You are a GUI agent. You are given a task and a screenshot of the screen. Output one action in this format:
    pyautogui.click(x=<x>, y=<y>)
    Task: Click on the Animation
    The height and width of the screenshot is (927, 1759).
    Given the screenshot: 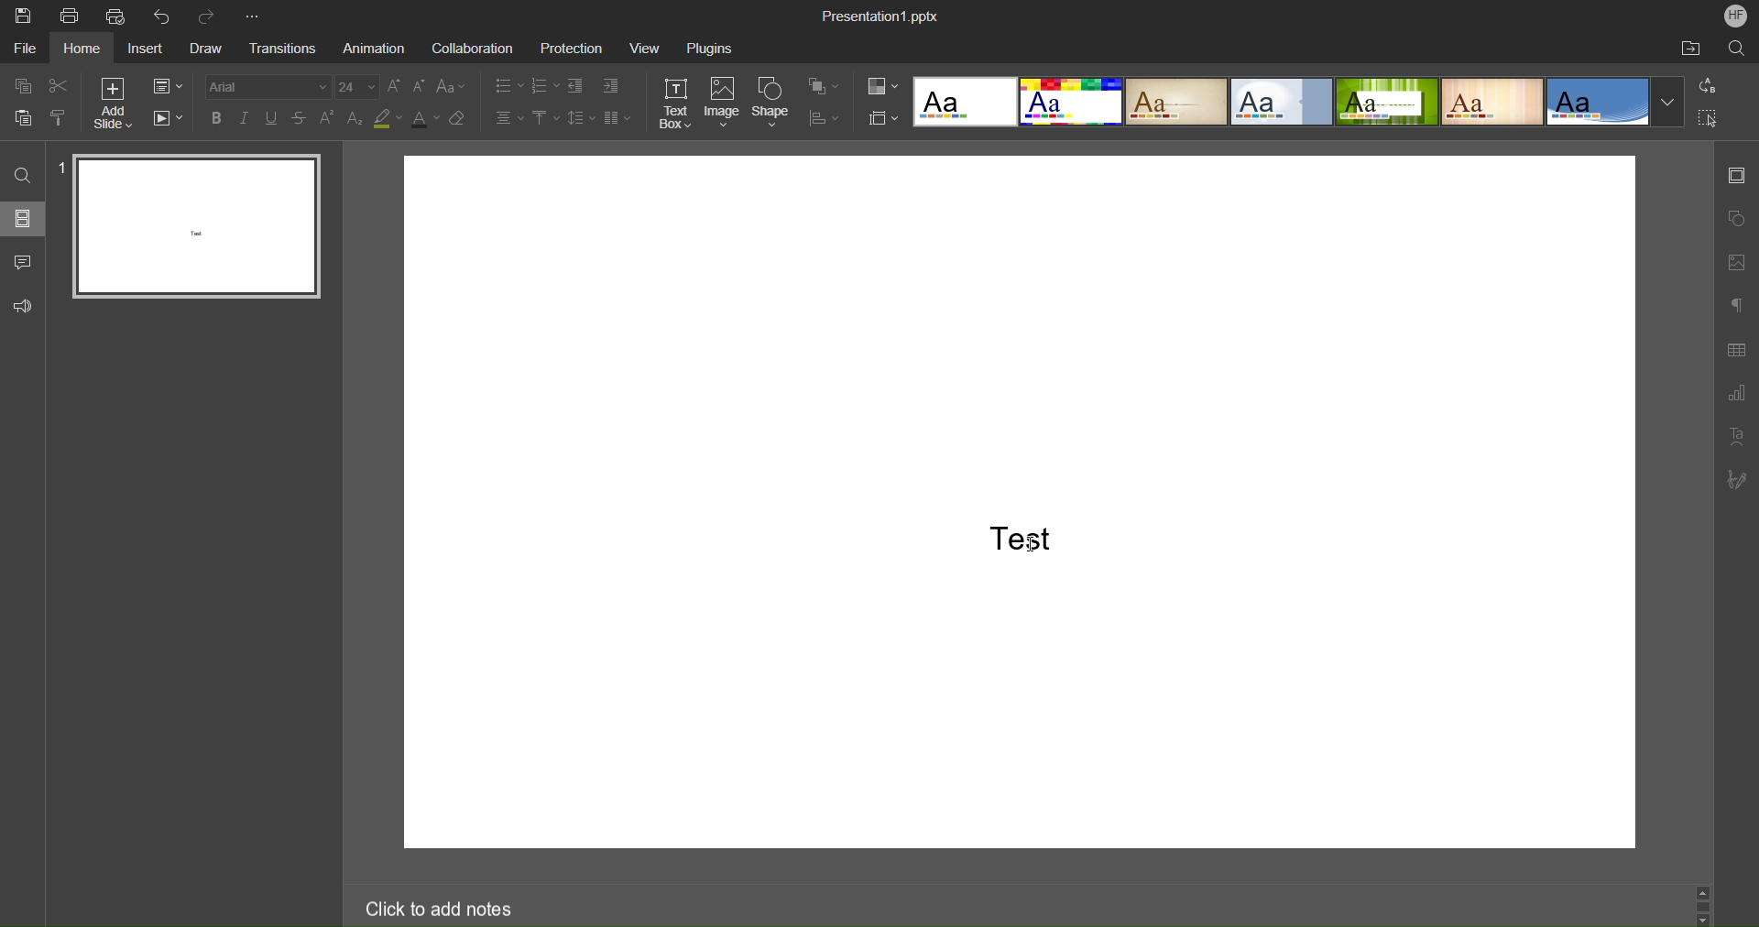 What is the action you would take?
    pyautogui.click(x=376, y=47)
    